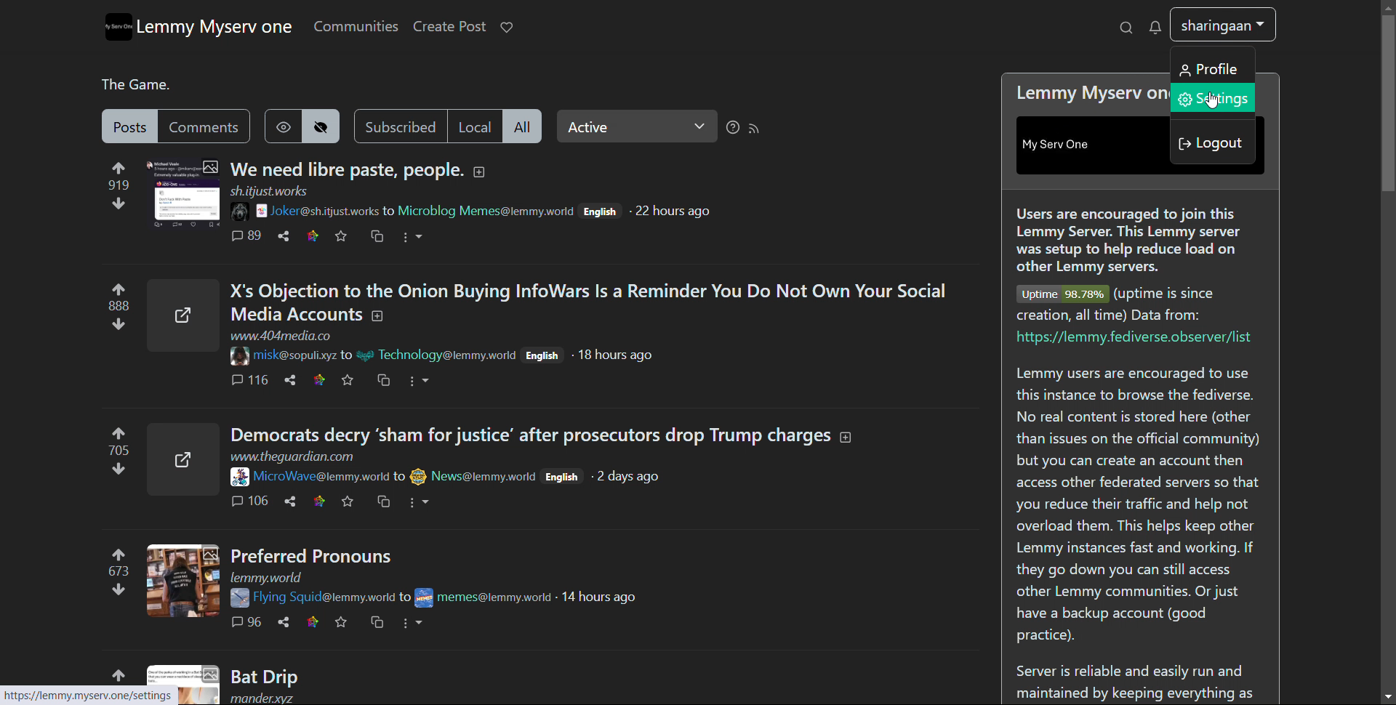  What do you see at coordinates (1221, 25) in the screenshot?
I see `profile` at bounding box center [1221, 25].